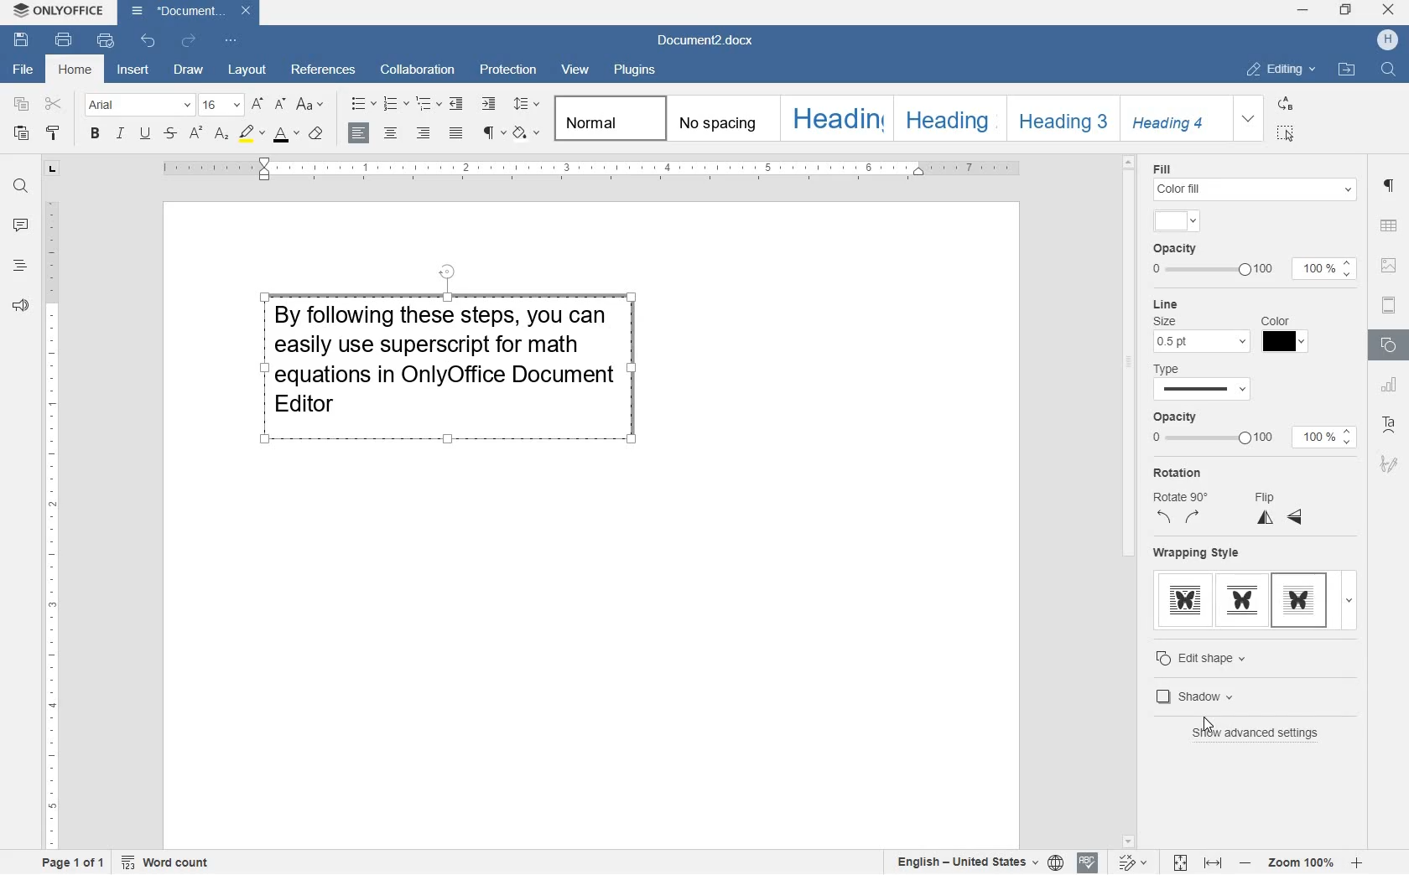  I want to click on italic, so click(119, 133).